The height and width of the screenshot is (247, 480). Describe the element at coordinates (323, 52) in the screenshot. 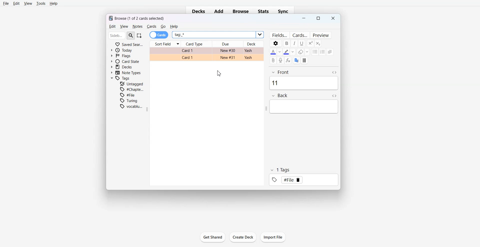

I see `Ordered List ` at that location.